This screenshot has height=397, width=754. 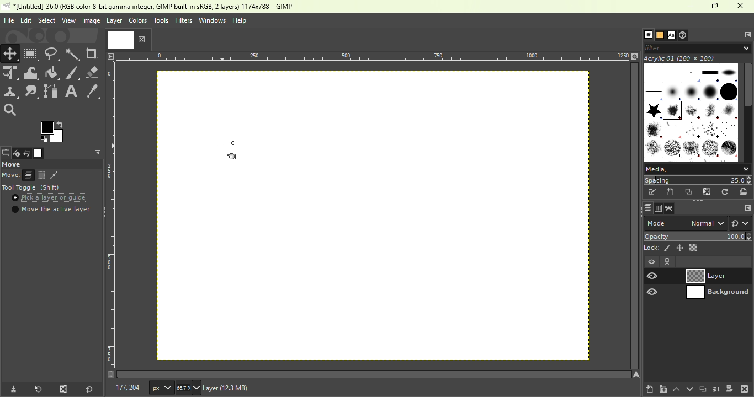 I want to click on Create a new brush, so click(x=671, y=192).